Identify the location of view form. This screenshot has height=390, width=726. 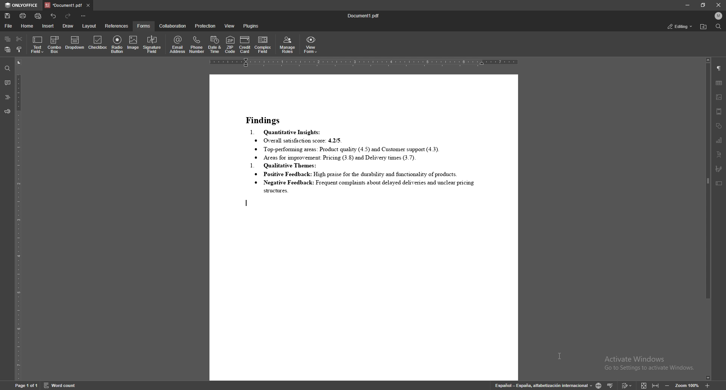
(311, 45).